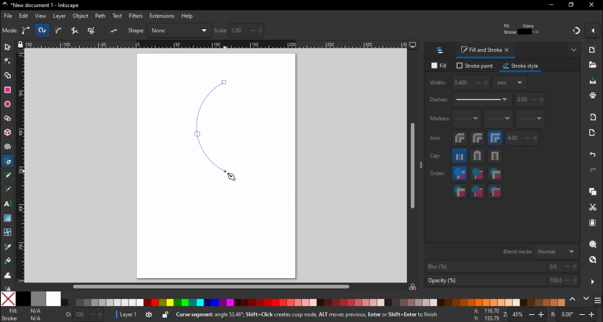 The height and width of the screenshot is (322, 603). I want to click on opacity, so click(84, 314).